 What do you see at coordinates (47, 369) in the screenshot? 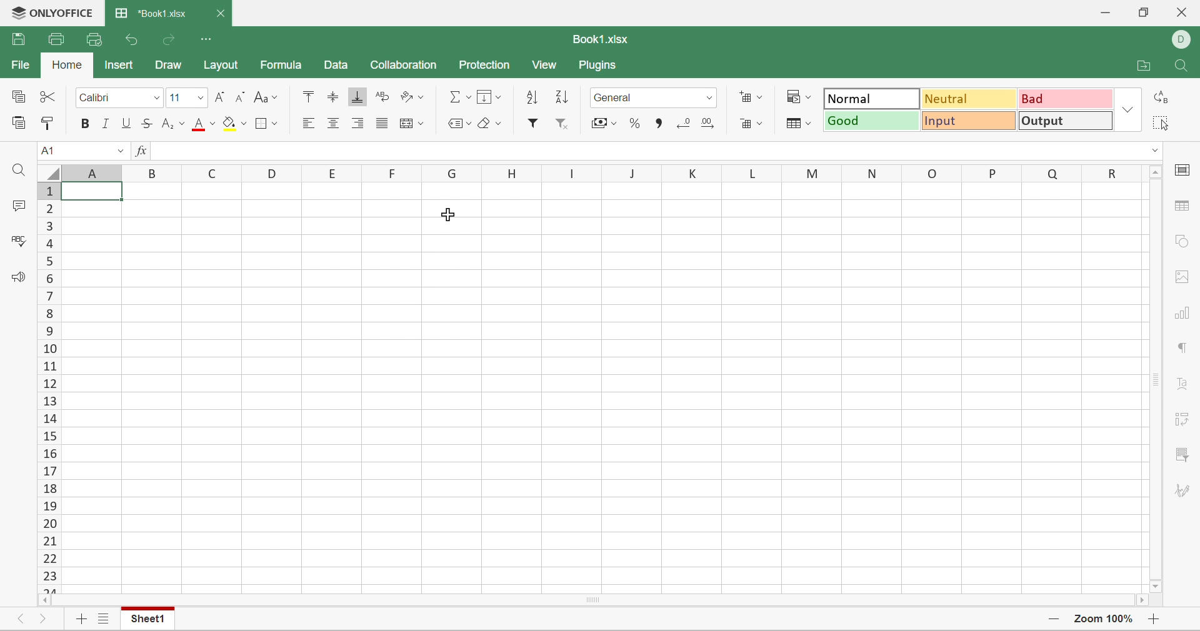
I see `11` at bounding box center [47, 369].